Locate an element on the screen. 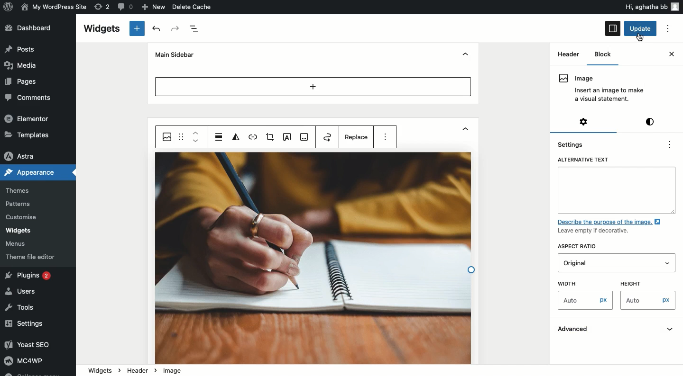 This screenshot has height=376, width=683. Options is located at coordinates (668, 29).